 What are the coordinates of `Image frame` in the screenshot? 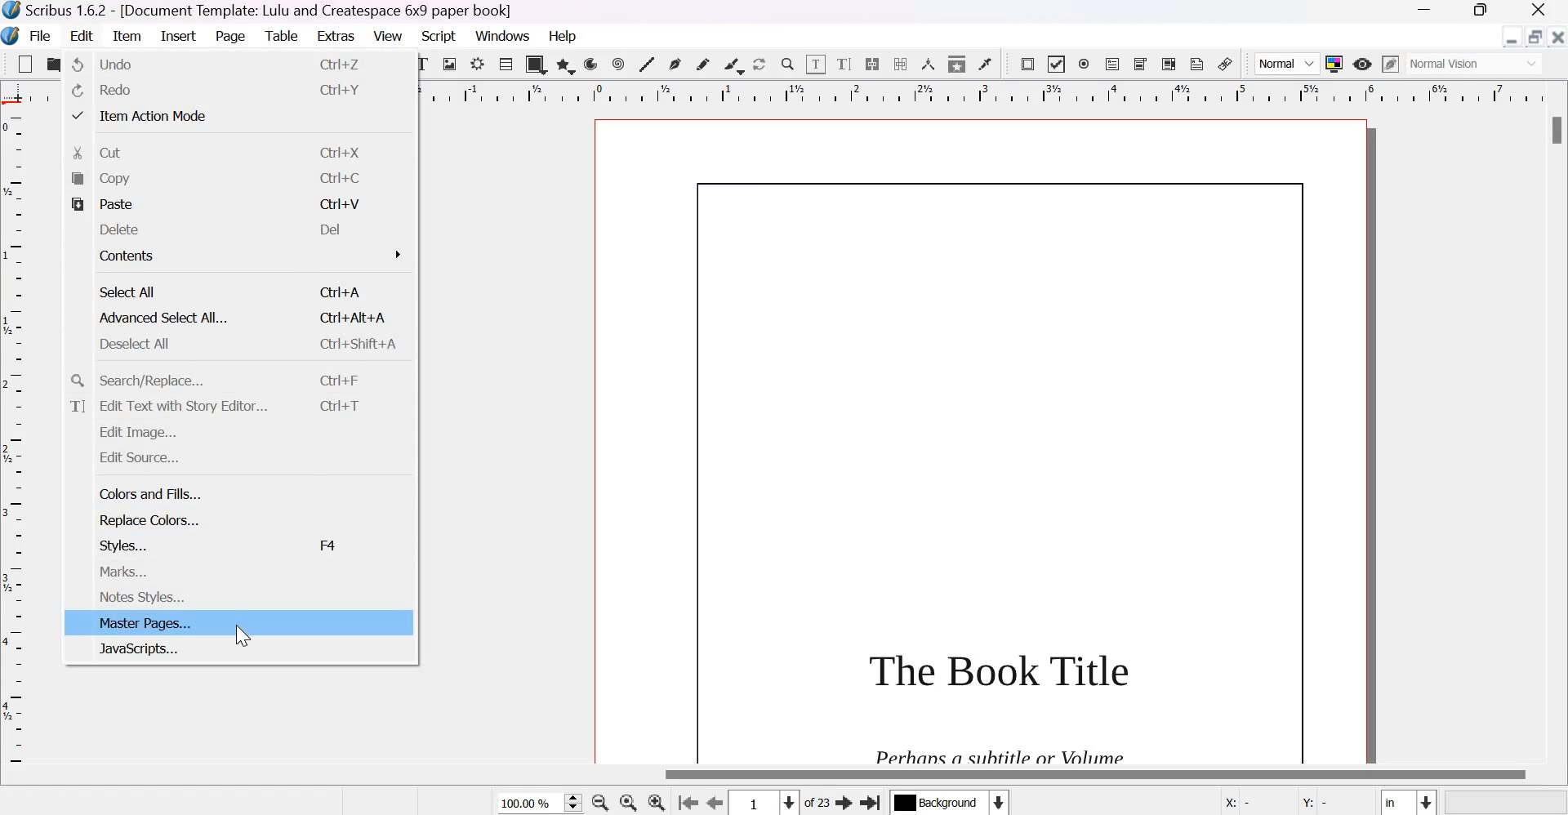 It's located at (450, 65).